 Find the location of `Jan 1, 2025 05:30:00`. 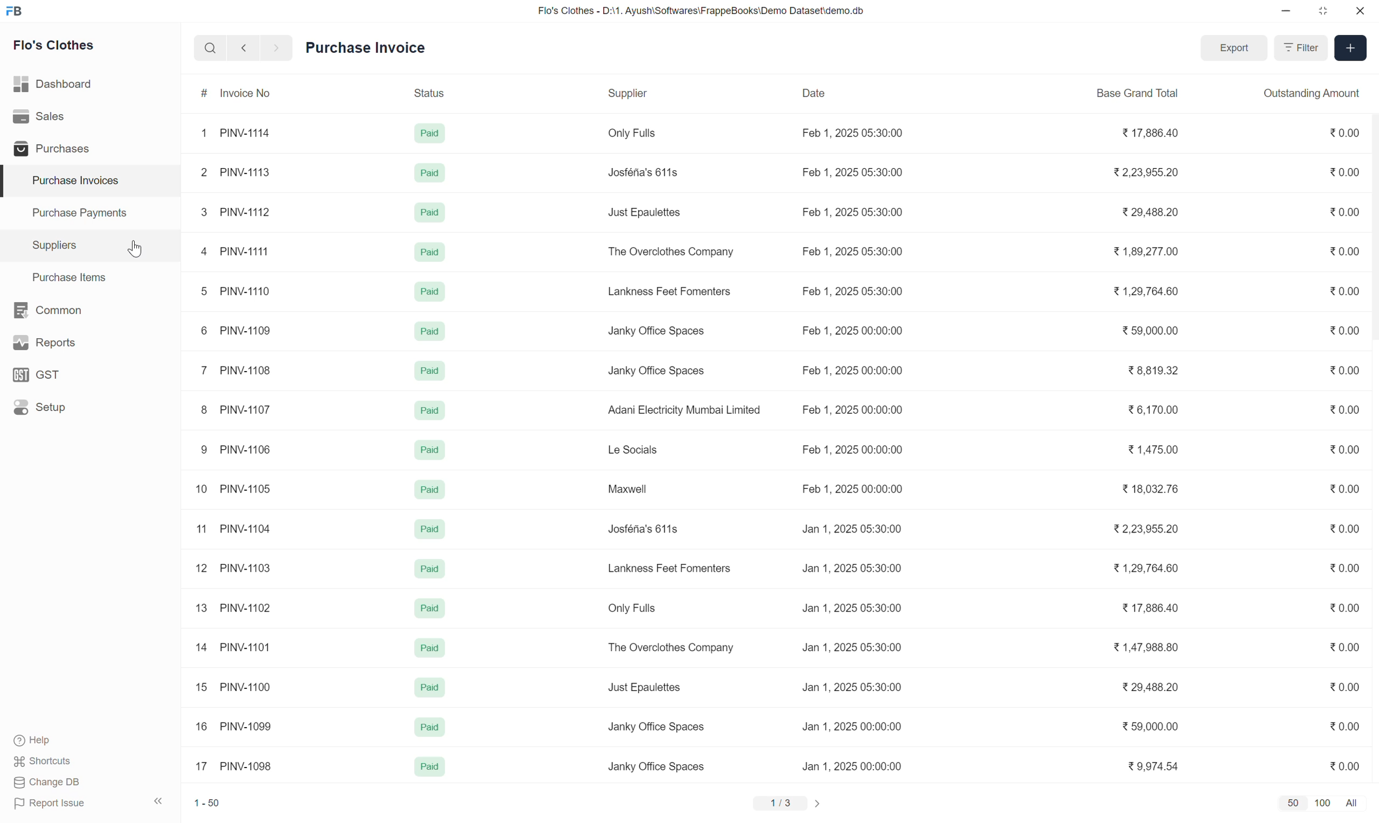

Jan 1, 2025 05:30:00 is located at coordinates (854, 568).